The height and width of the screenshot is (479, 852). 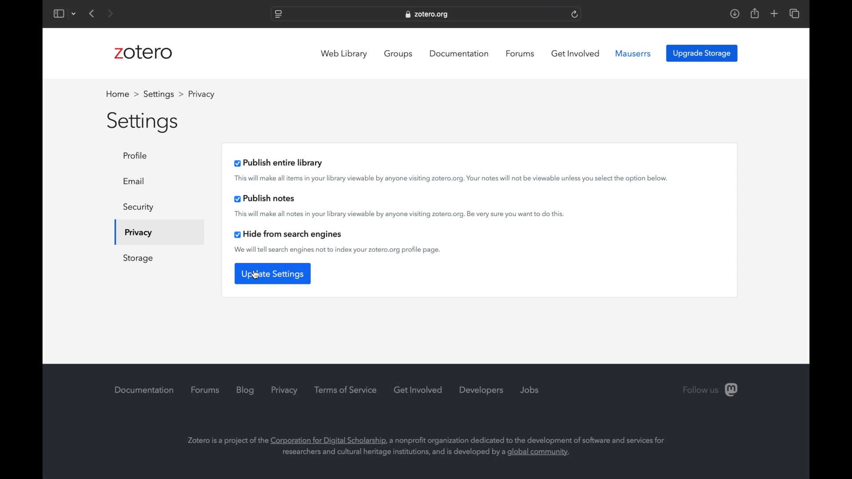 What do you see at coordinates (146, 53) in the screenshot?
I see `zotero` at bounding box center [146, 53].